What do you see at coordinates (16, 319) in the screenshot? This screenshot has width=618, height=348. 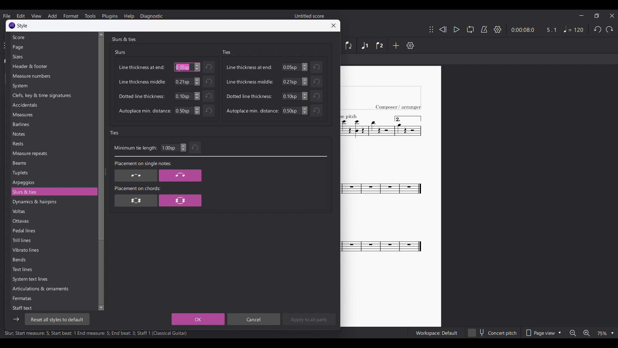 I see `Show/Hide side bar` at bounding box center [16, 319].